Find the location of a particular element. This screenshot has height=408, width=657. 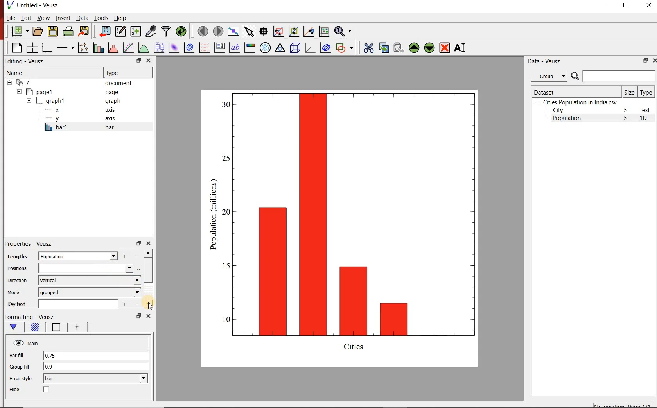

document is located at coordinates (72, 82).